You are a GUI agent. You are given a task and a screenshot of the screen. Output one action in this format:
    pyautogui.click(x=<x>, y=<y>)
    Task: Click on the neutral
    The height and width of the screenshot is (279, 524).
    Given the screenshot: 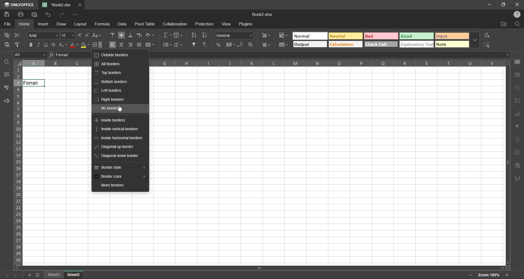 What is the action you would take?
    pyautogui.click(x=345, y=36)
    